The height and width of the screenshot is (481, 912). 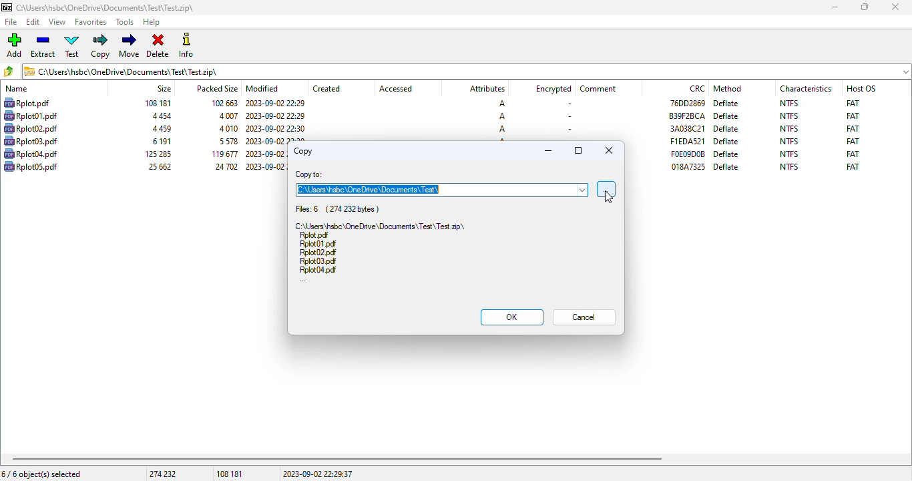 What do you see at coordinates (156, 154) in the screenshot?
I see `size` at bounding box center [156, 154].